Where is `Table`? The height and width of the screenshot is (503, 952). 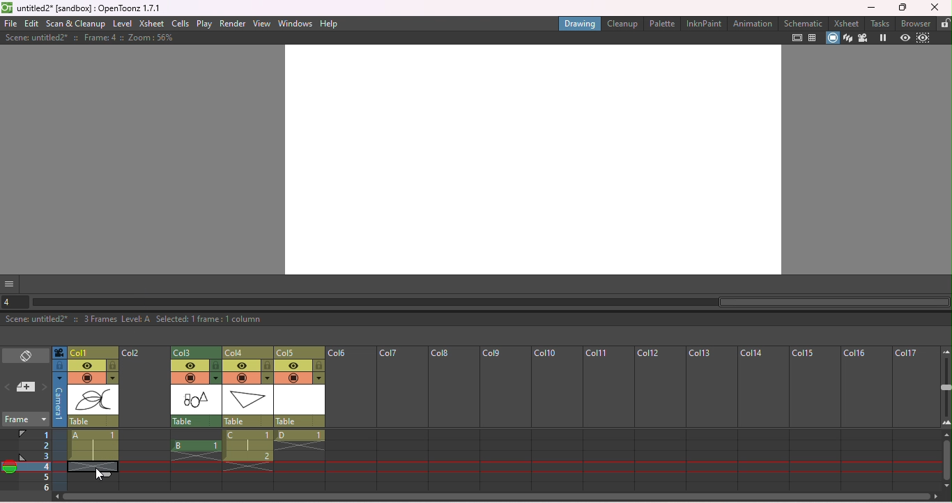
Table is located at coordinates (247, 421).